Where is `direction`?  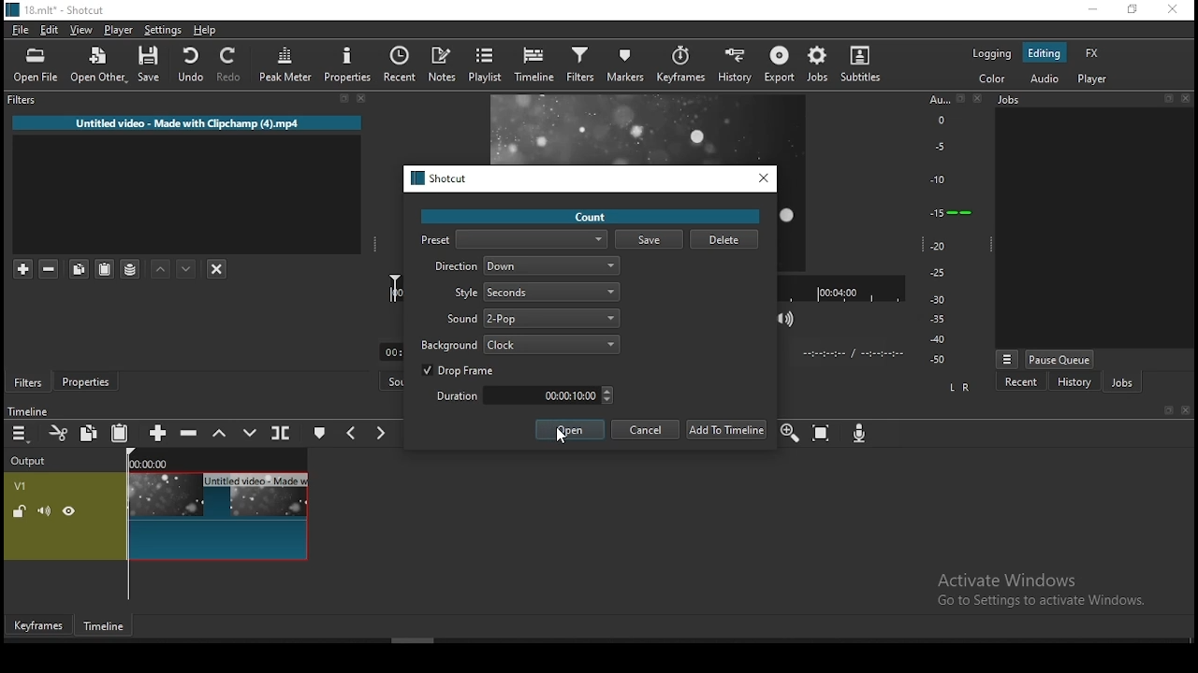
direction is located at coordinates (529, 265).